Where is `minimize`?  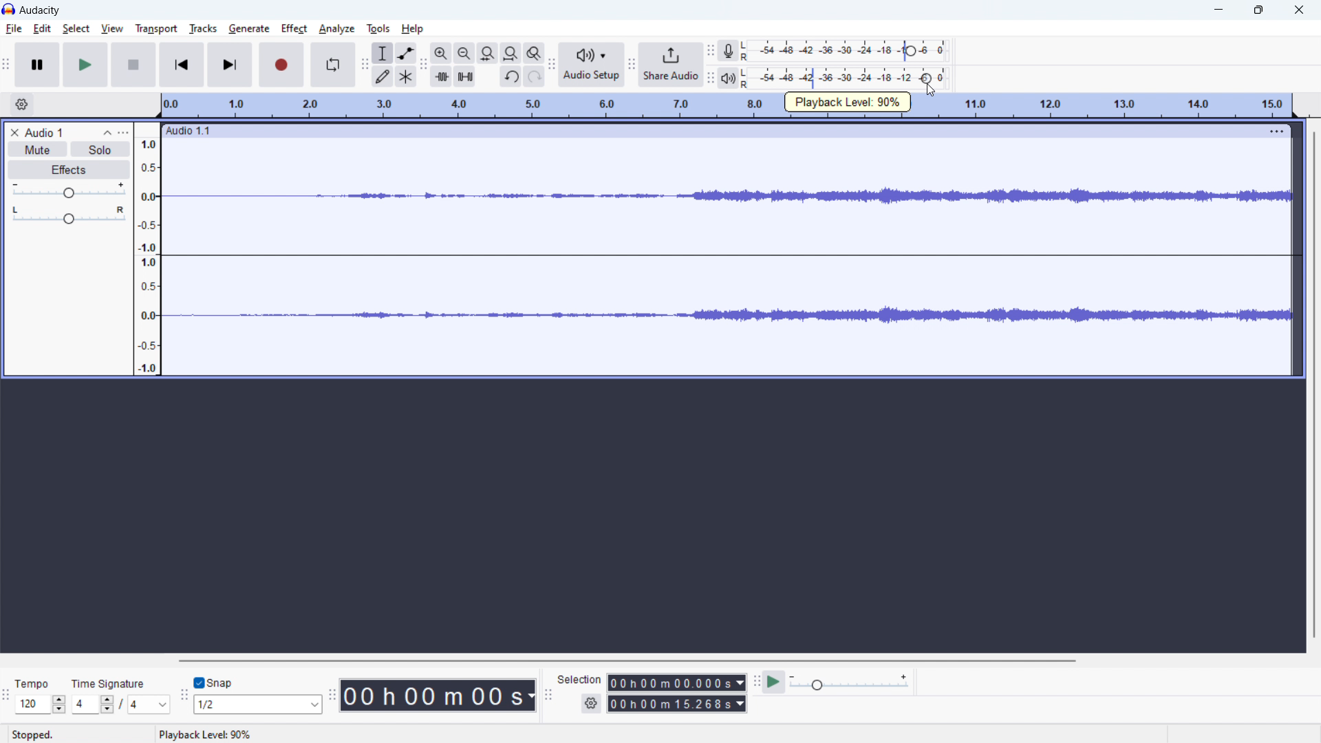
minimize is located at coordinates (1220, 10).